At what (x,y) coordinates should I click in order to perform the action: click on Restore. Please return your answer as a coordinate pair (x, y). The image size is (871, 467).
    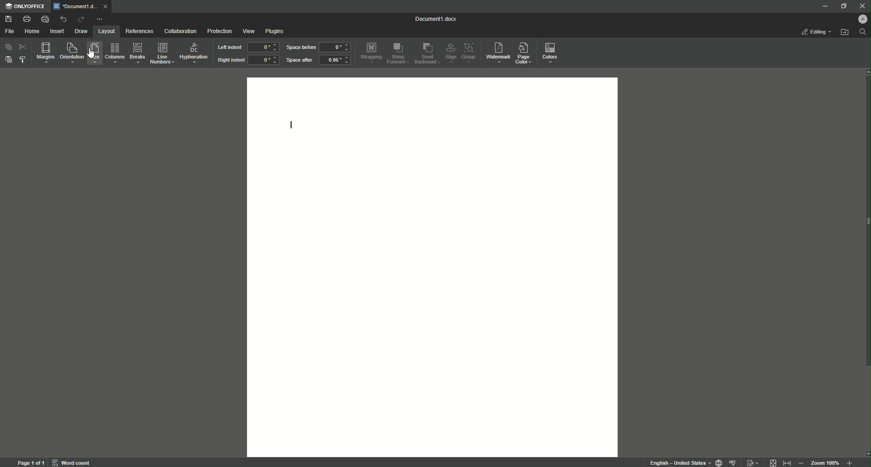
    Looking at the image, I should click on (842, 6).